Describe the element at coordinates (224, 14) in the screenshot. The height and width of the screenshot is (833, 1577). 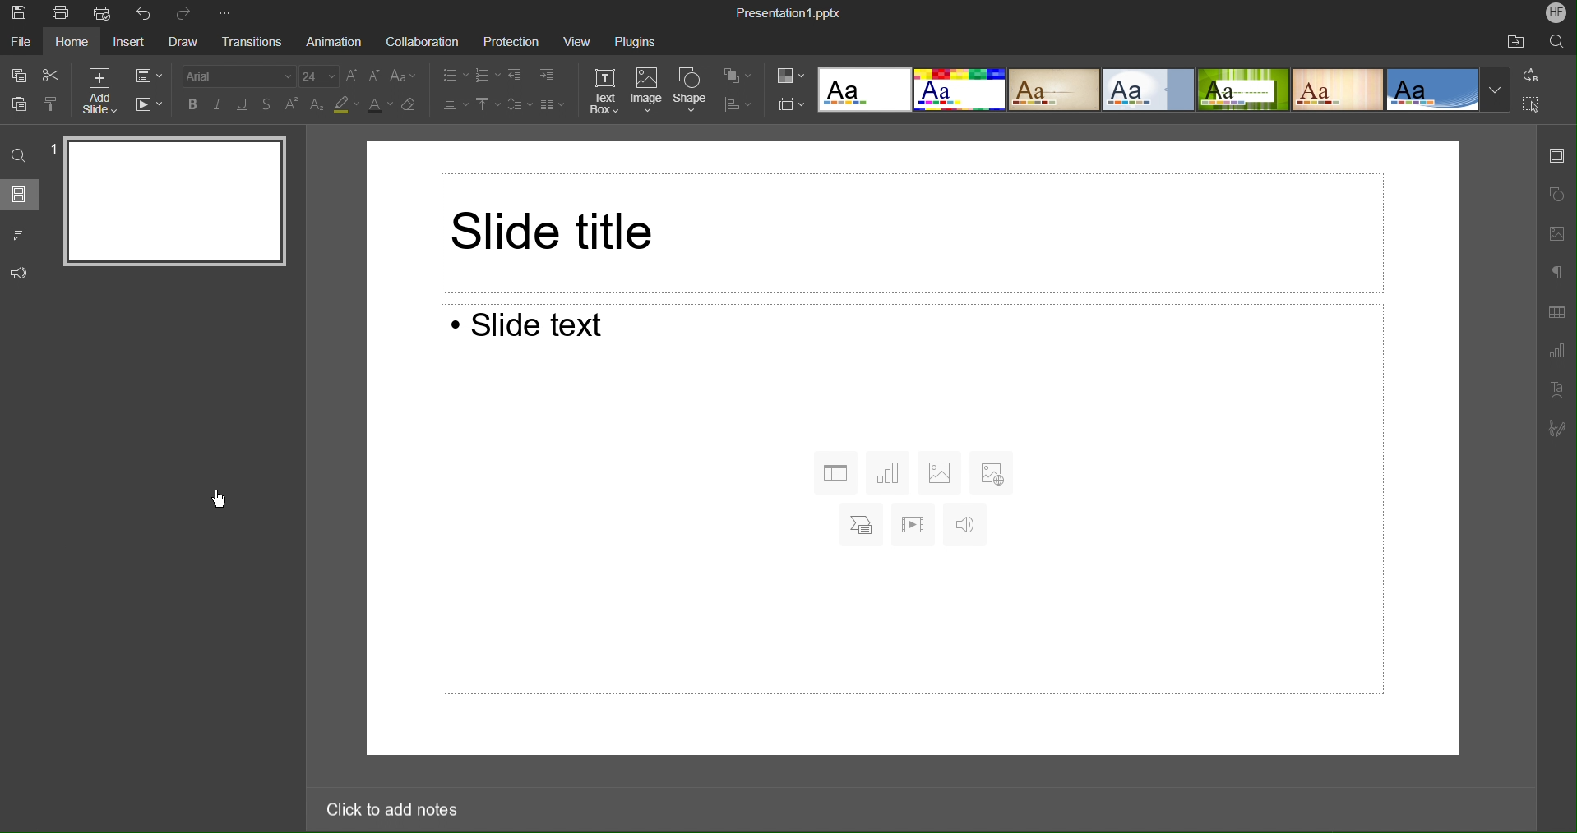
I see `More Options` at that location.